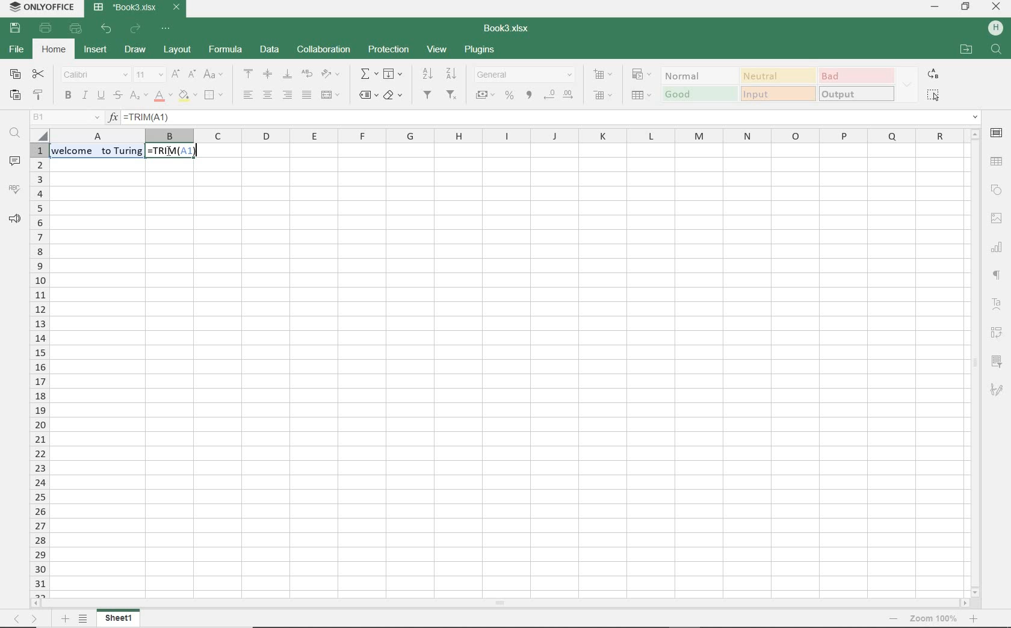 The width and height of the screenshot is (1011, 628). Describe the element at coordinates (486, 95) in the screenshot. I see `account style` at that location.